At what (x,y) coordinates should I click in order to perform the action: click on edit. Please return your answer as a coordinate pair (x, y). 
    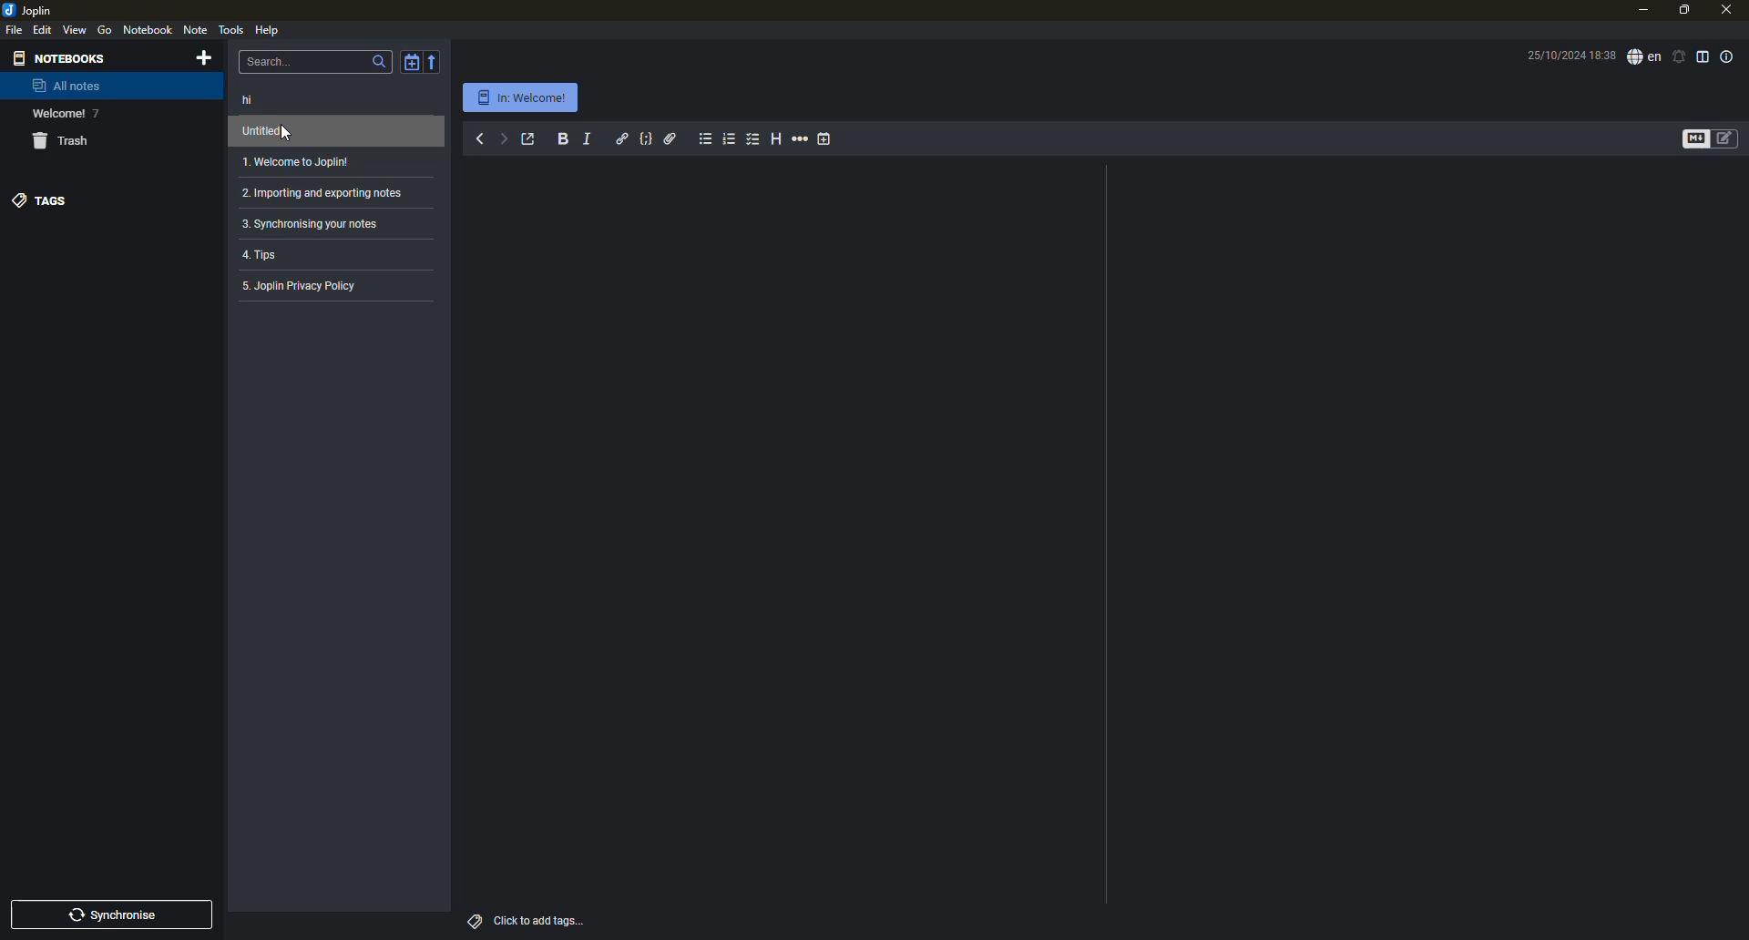
    Looking at the image, I should click on (42, 30).